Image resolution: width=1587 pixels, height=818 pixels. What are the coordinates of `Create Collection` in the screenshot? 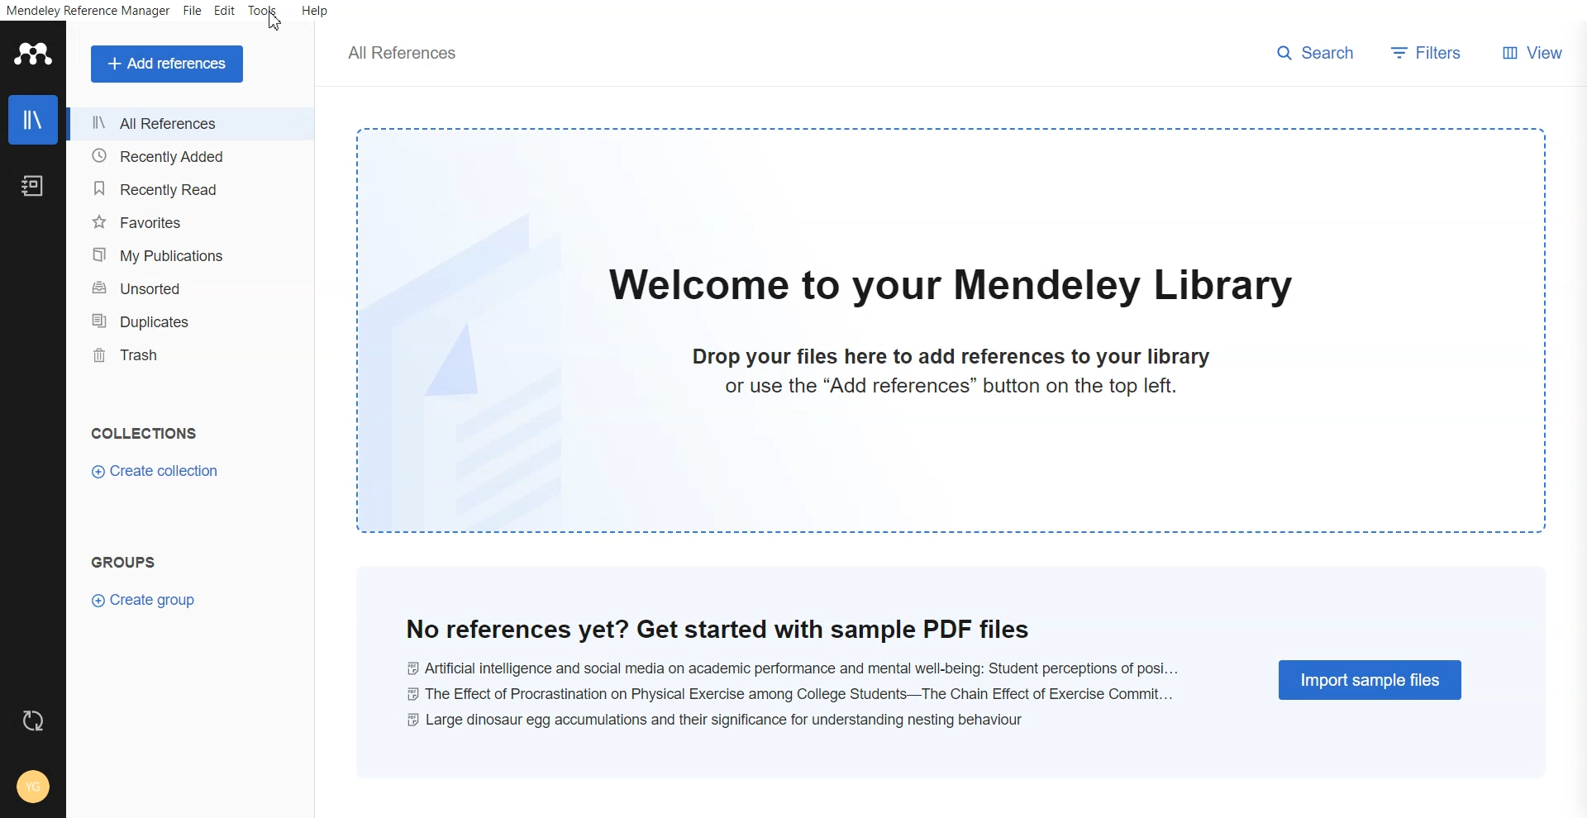 It's located at (157, 473).